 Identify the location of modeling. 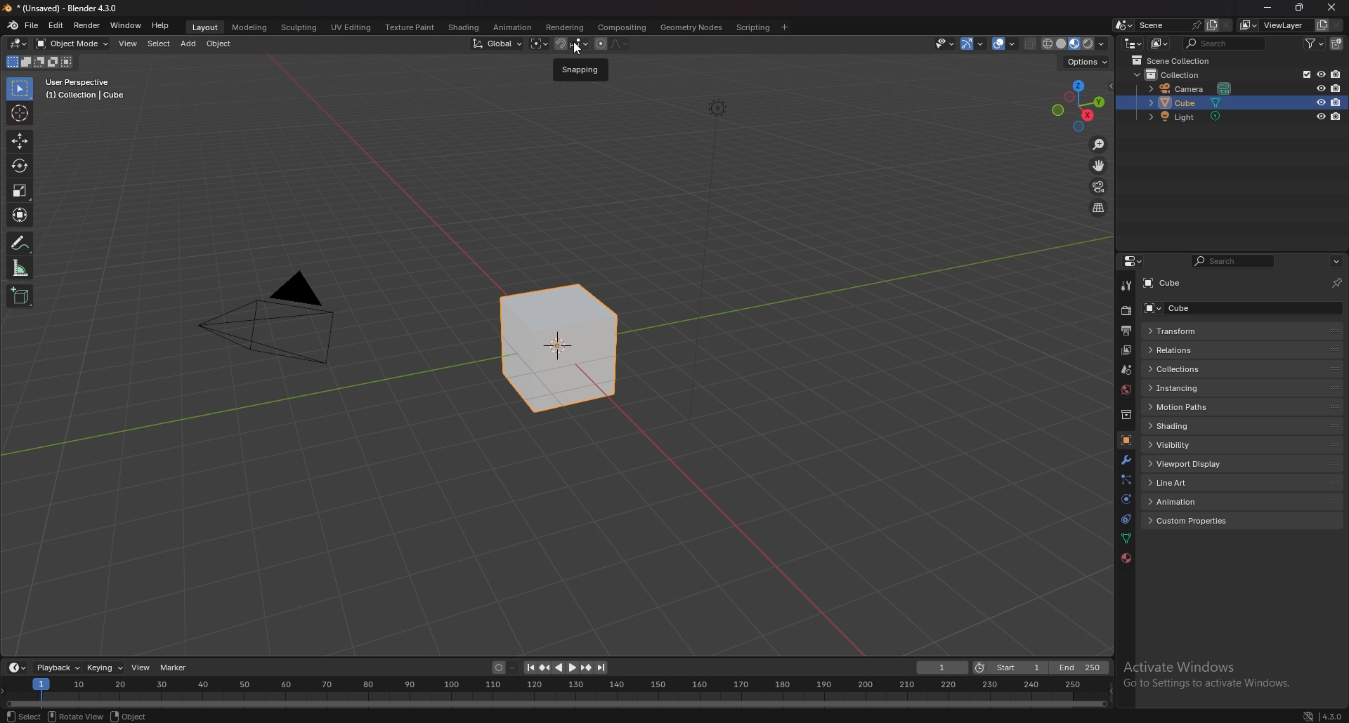
(250, 27).